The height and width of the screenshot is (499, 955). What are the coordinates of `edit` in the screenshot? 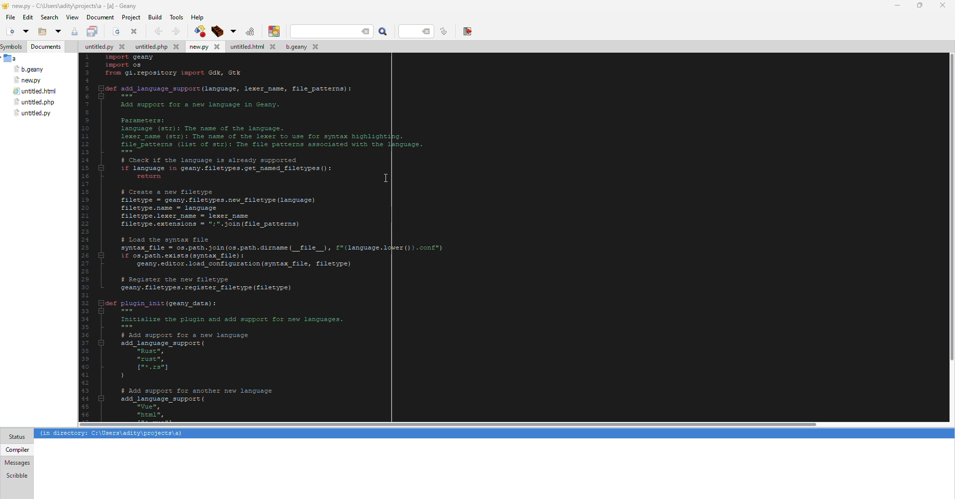 It's located at (27, 17).